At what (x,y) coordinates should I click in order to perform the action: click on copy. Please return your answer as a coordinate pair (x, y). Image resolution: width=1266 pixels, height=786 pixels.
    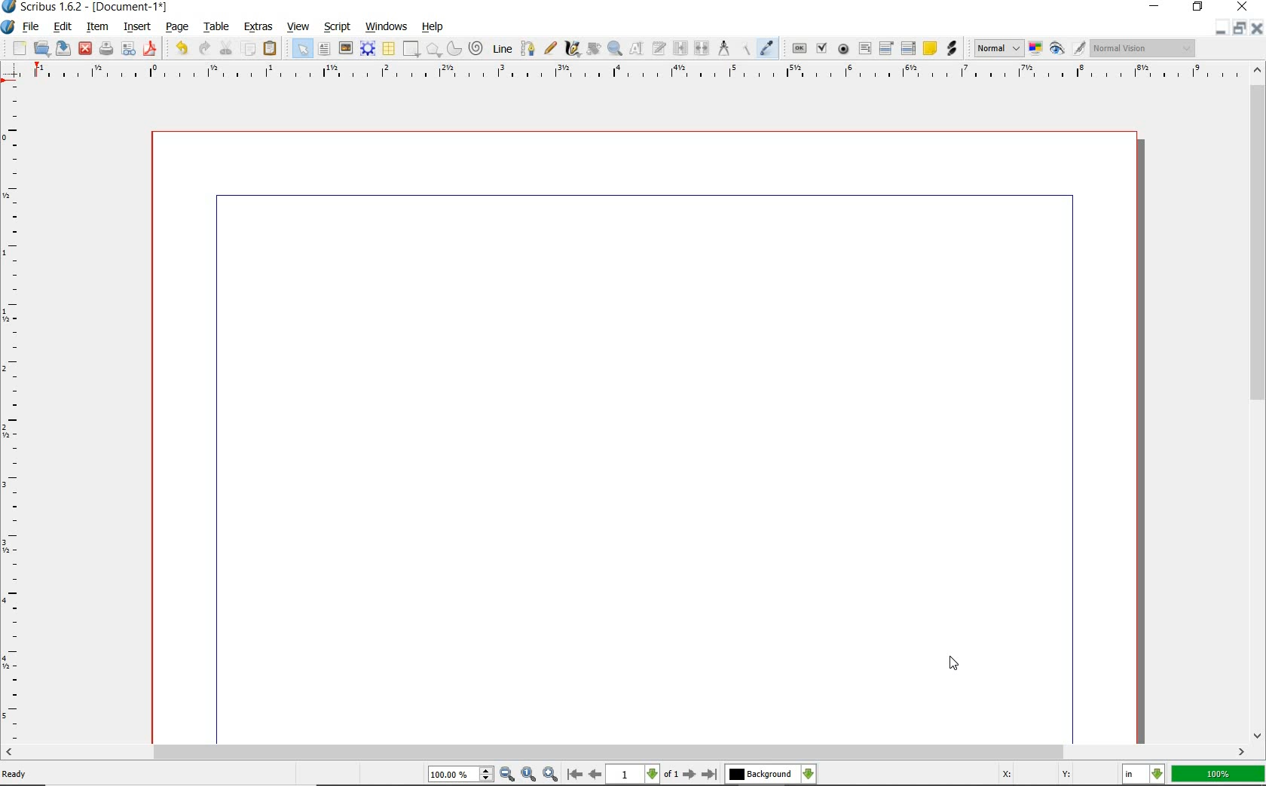
    Looking at the image, I should click on (249, 49).